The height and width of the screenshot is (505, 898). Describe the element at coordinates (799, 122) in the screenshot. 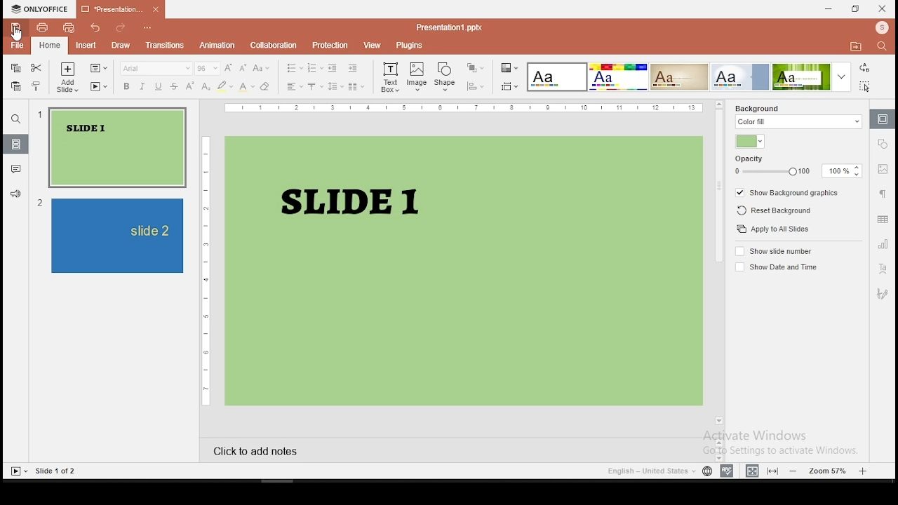

I see `color fill` at that location.